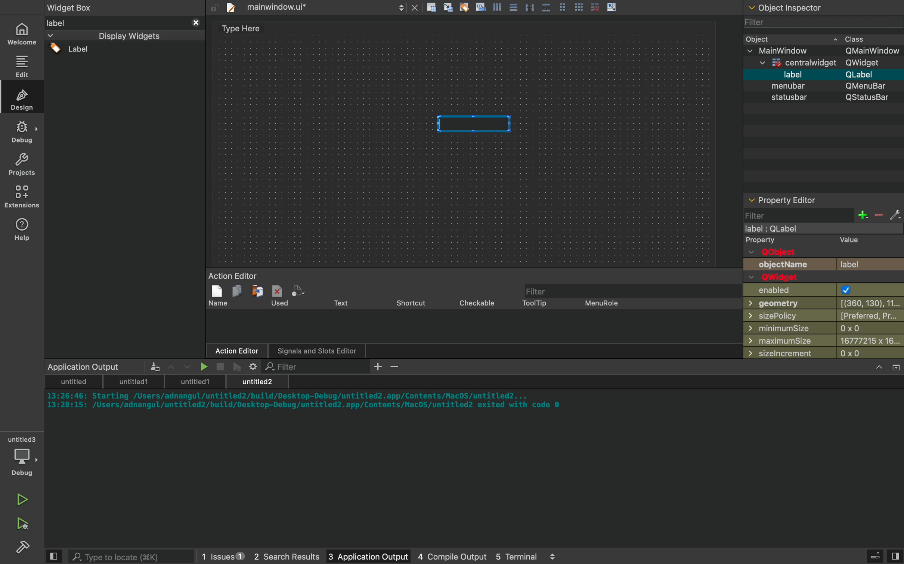 The height and width of the screenshot is (564, 904). Describe the element at coordinates (125, 188) in the screenshot. I see `widgets` at that location.